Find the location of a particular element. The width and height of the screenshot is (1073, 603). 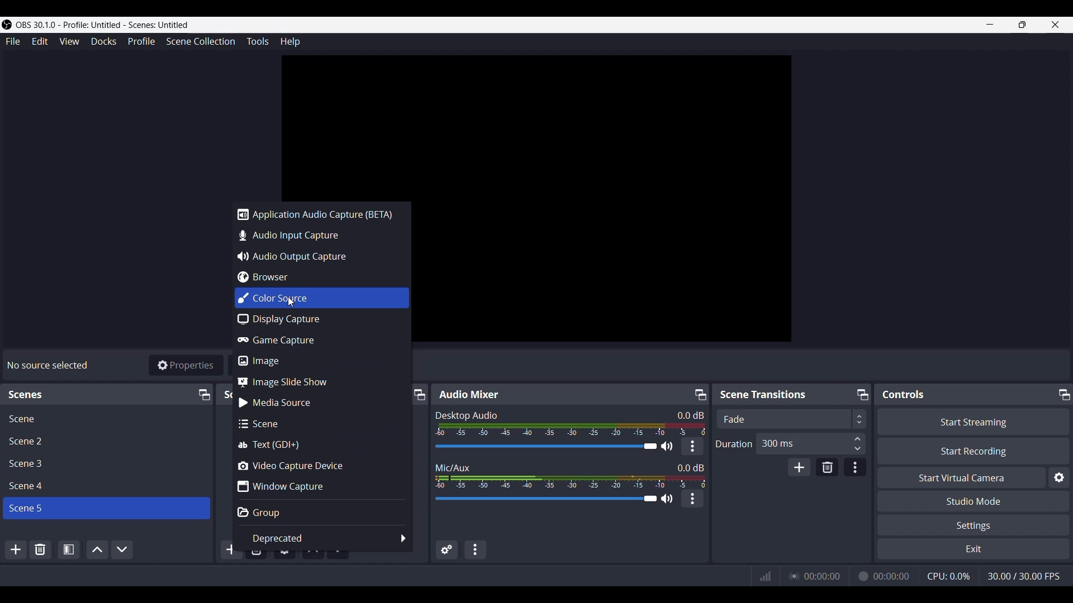

Text is located at coordinates (27, 394).